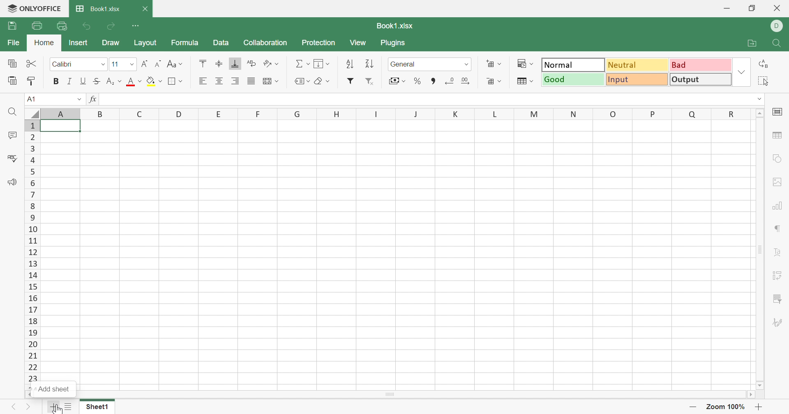  What do you see at coordinates (34, 161) in the screenshot?
I see `4` at bounding box center [34, 161].